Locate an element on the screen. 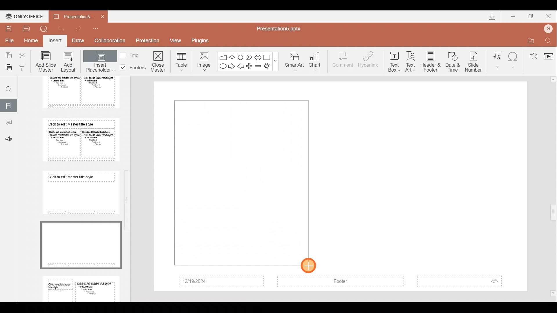 The image size is (557, 313). Collaboration is located at coordinates (110, 41).